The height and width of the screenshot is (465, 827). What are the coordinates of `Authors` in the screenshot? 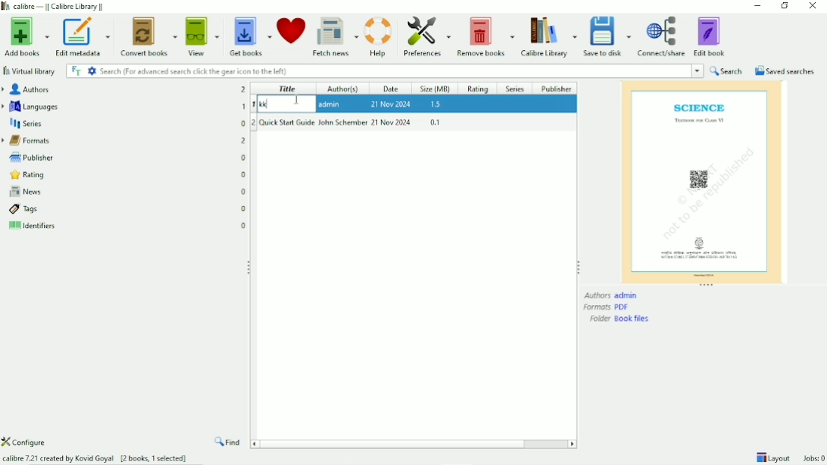 It's located at (27, 89).